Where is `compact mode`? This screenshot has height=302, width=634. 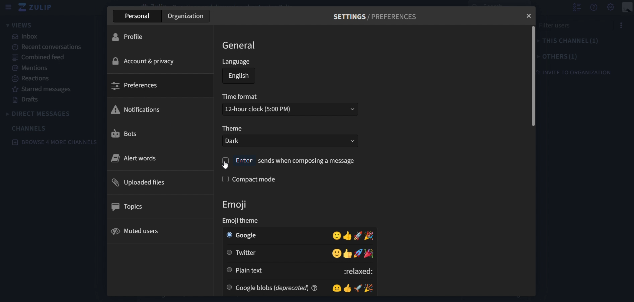 compact mode is located at coordinates (256, 179).